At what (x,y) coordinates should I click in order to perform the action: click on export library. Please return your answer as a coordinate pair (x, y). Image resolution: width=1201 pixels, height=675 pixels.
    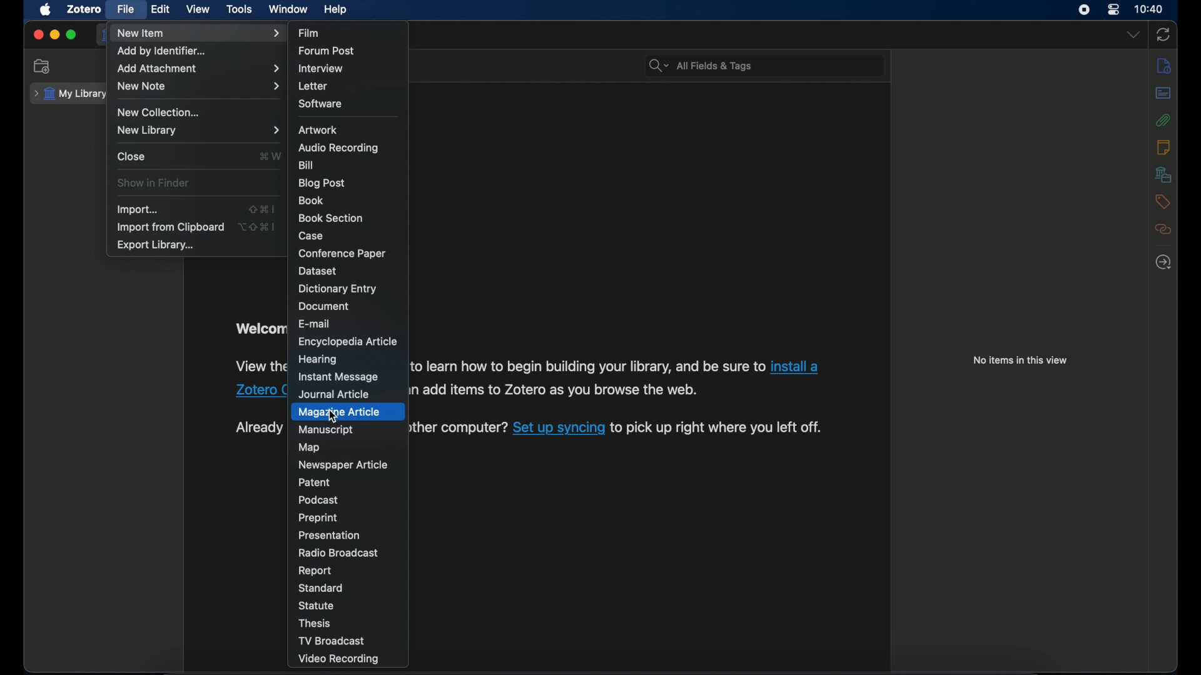
    Looking at the image, I should click on (157, 245).